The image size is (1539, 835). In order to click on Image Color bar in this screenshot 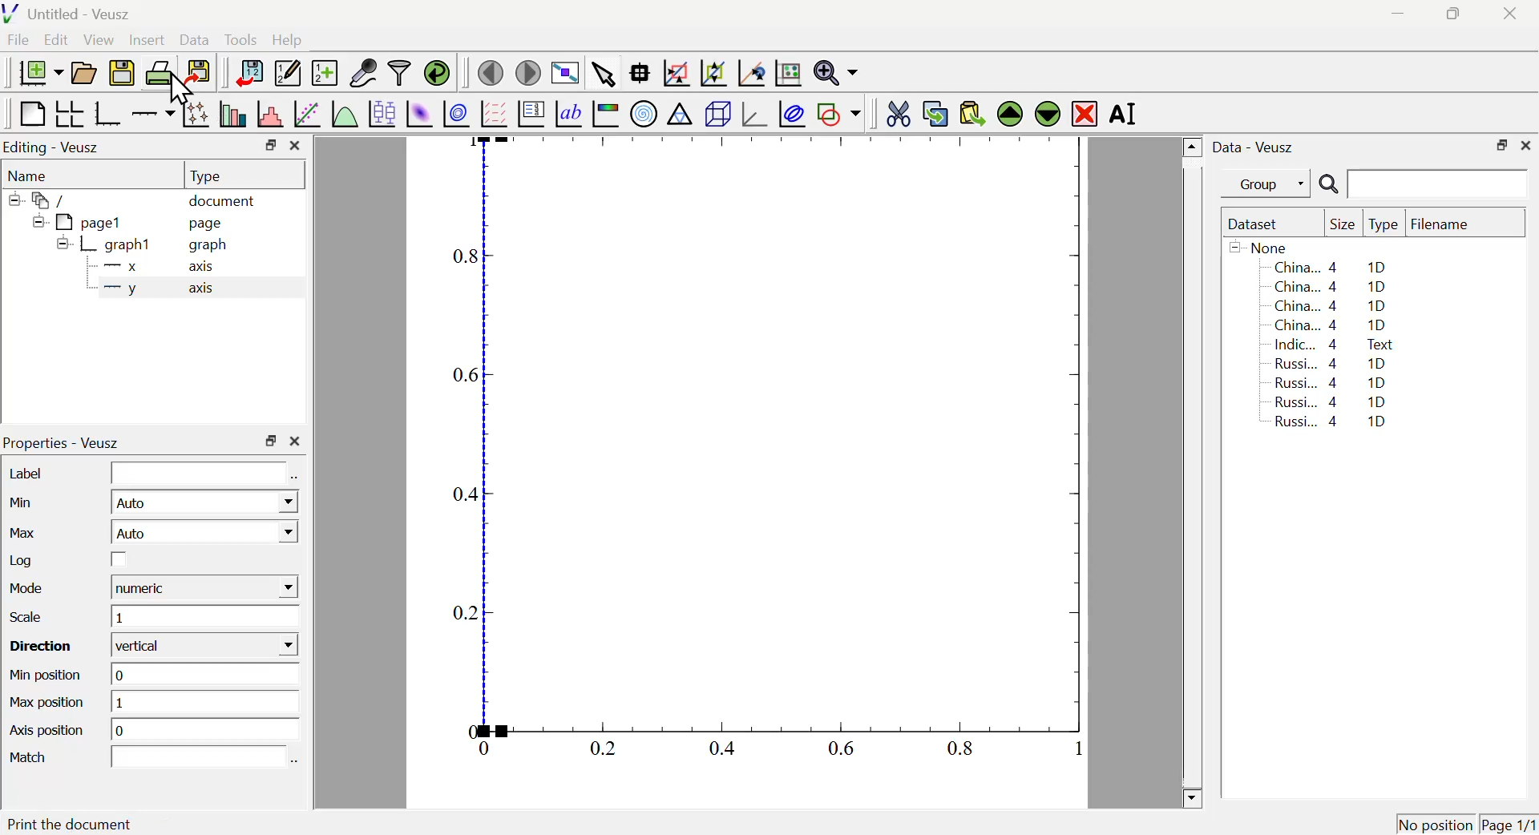, I will do `click(606, 115)`.